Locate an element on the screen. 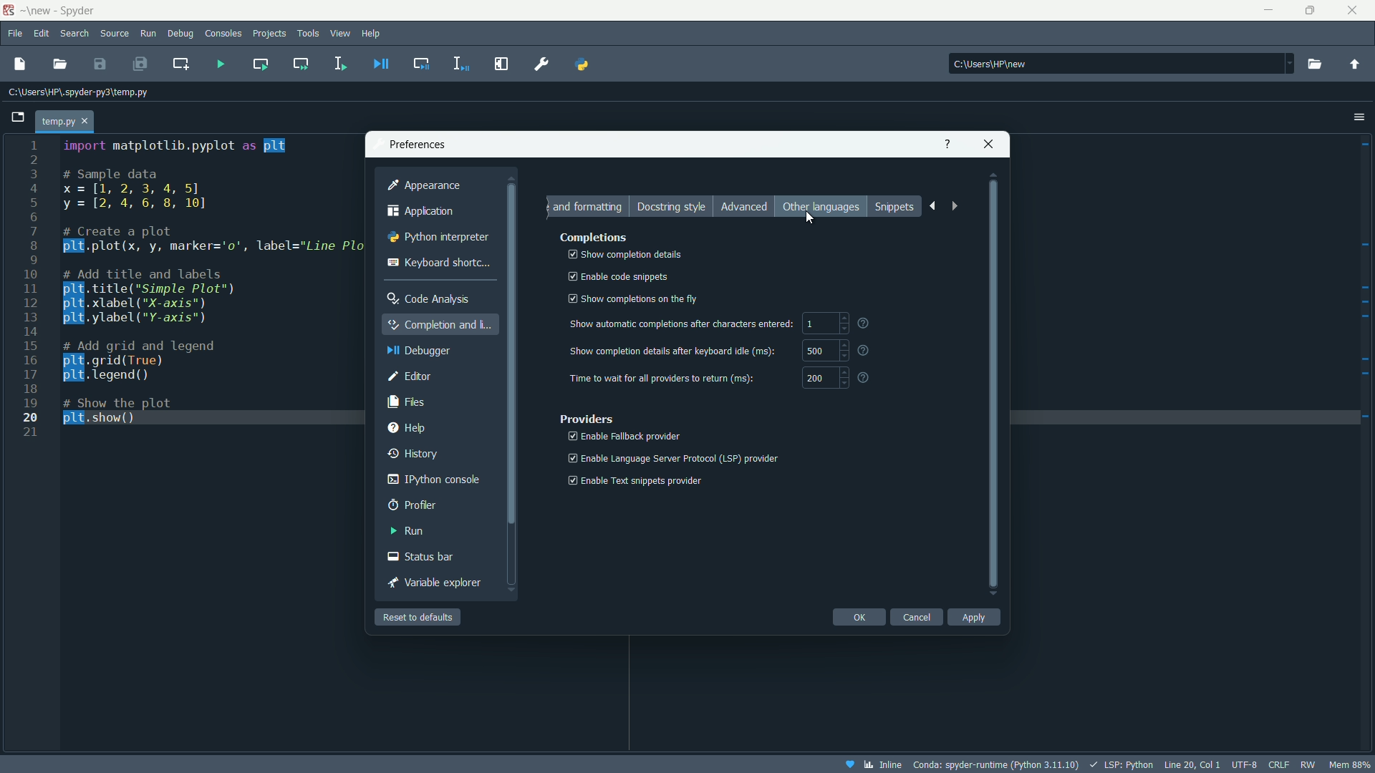  other languages is located at coordinates (820, 206).